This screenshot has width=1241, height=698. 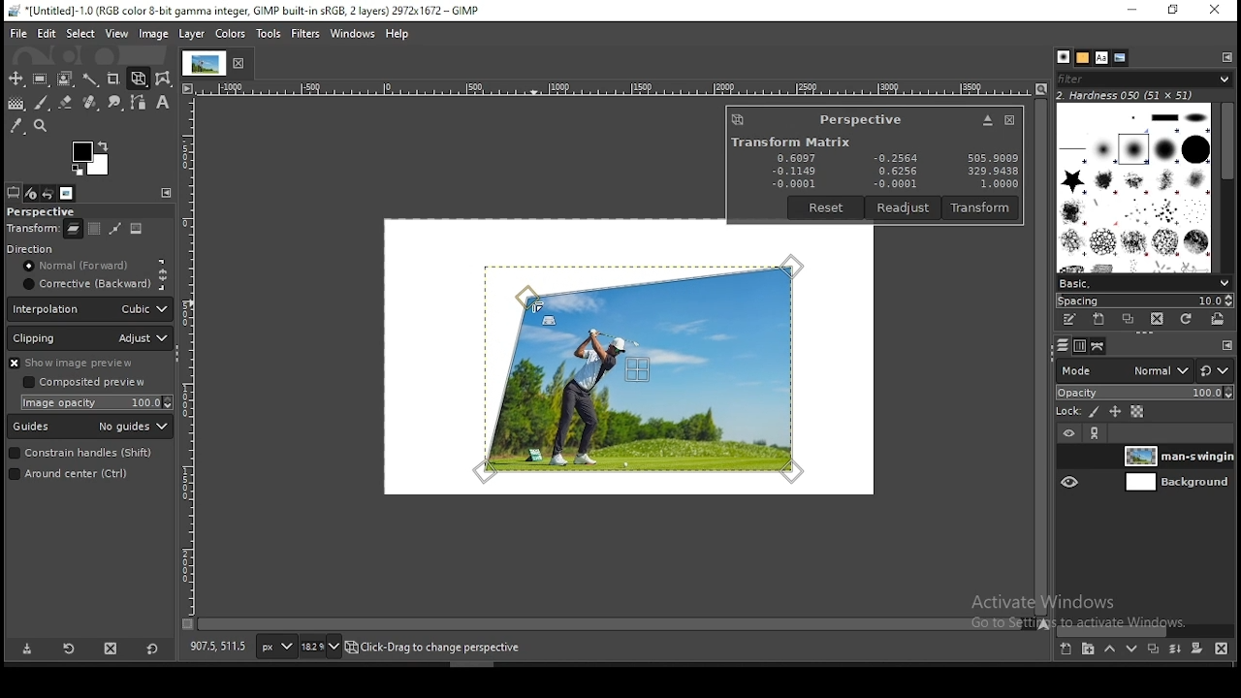 What do you see at coordinates (1134, 188) in the screenshot?
I see `brushes` at bounding box center [1134, 188].